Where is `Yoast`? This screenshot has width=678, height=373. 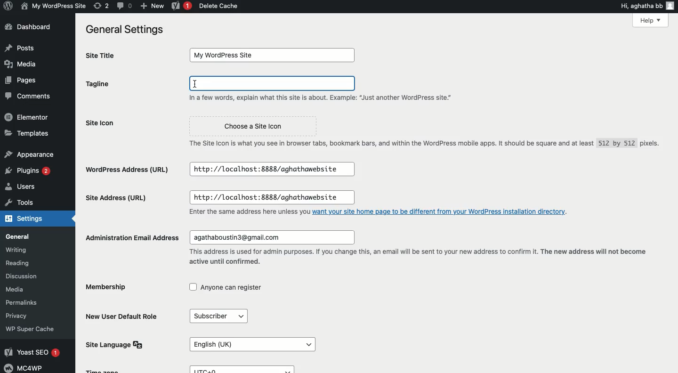 Yoast is located at coordinates (180, 7).